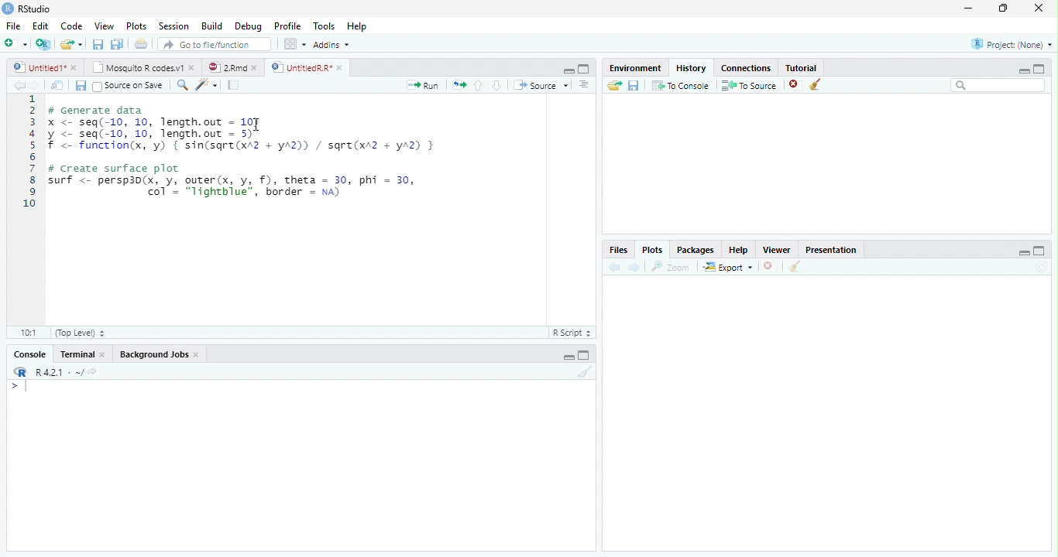 This screenshot has height=557, width=1058. Describe the element at coordinates (248, 26) in the screenshot. I see `Debug` at that location.